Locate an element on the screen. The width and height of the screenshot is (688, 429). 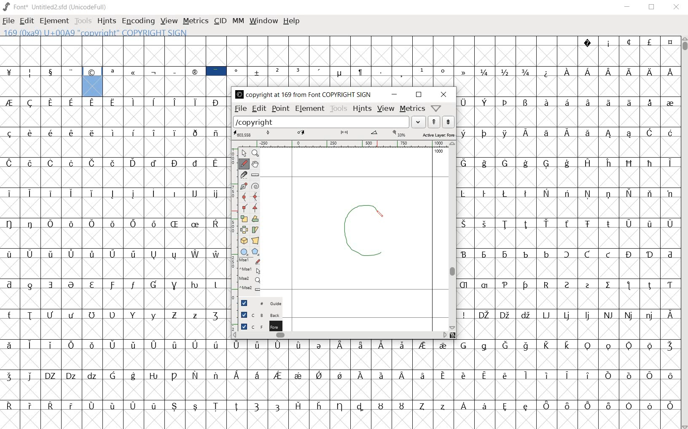
close is located at coordinates (677, 7).